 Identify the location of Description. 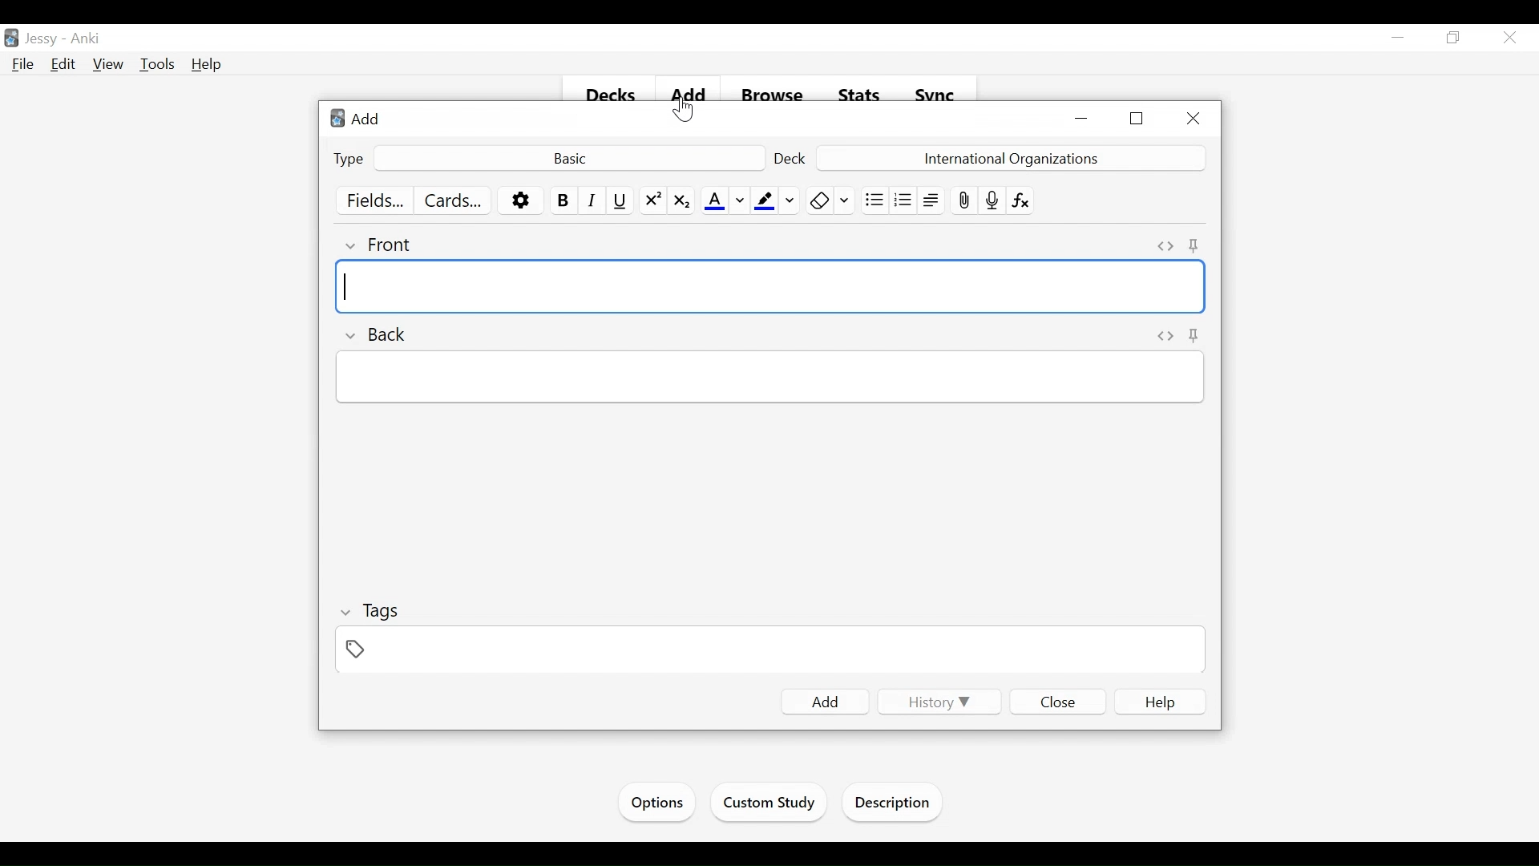
(895, 805).